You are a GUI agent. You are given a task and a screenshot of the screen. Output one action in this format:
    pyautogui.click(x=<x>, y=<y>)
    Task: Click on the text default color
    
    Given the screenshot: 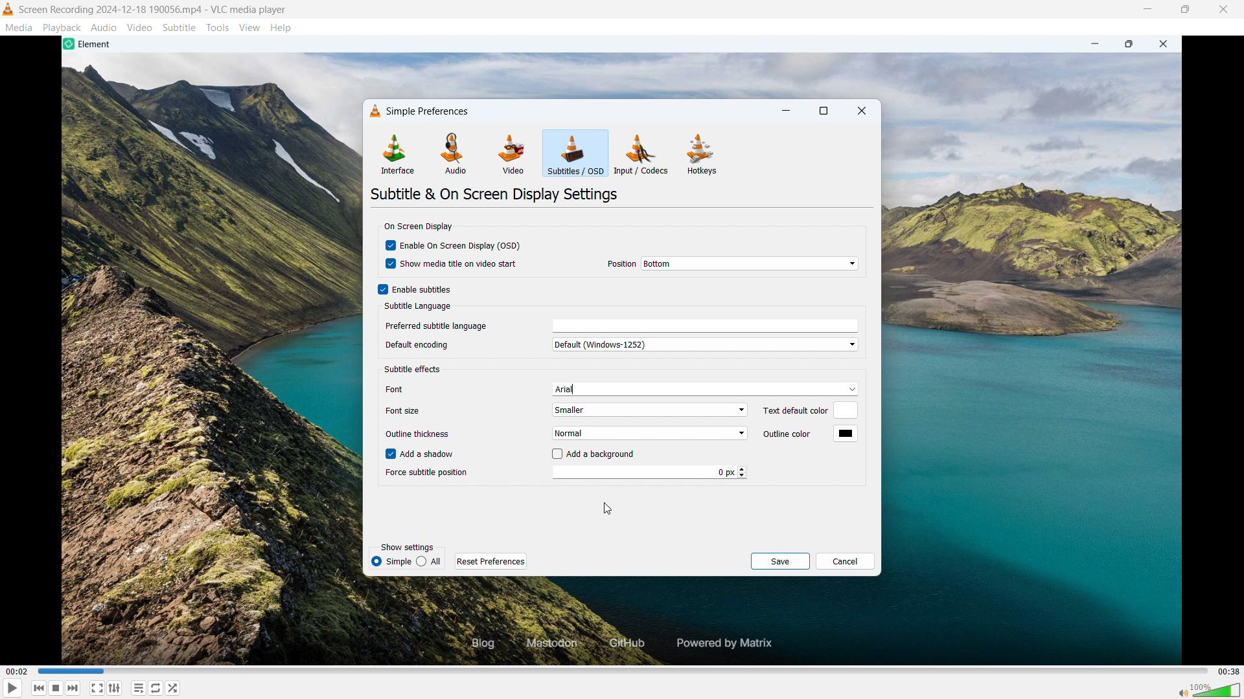 What is the action you would take?
    pyautogui.click(x=847, y=410)
    